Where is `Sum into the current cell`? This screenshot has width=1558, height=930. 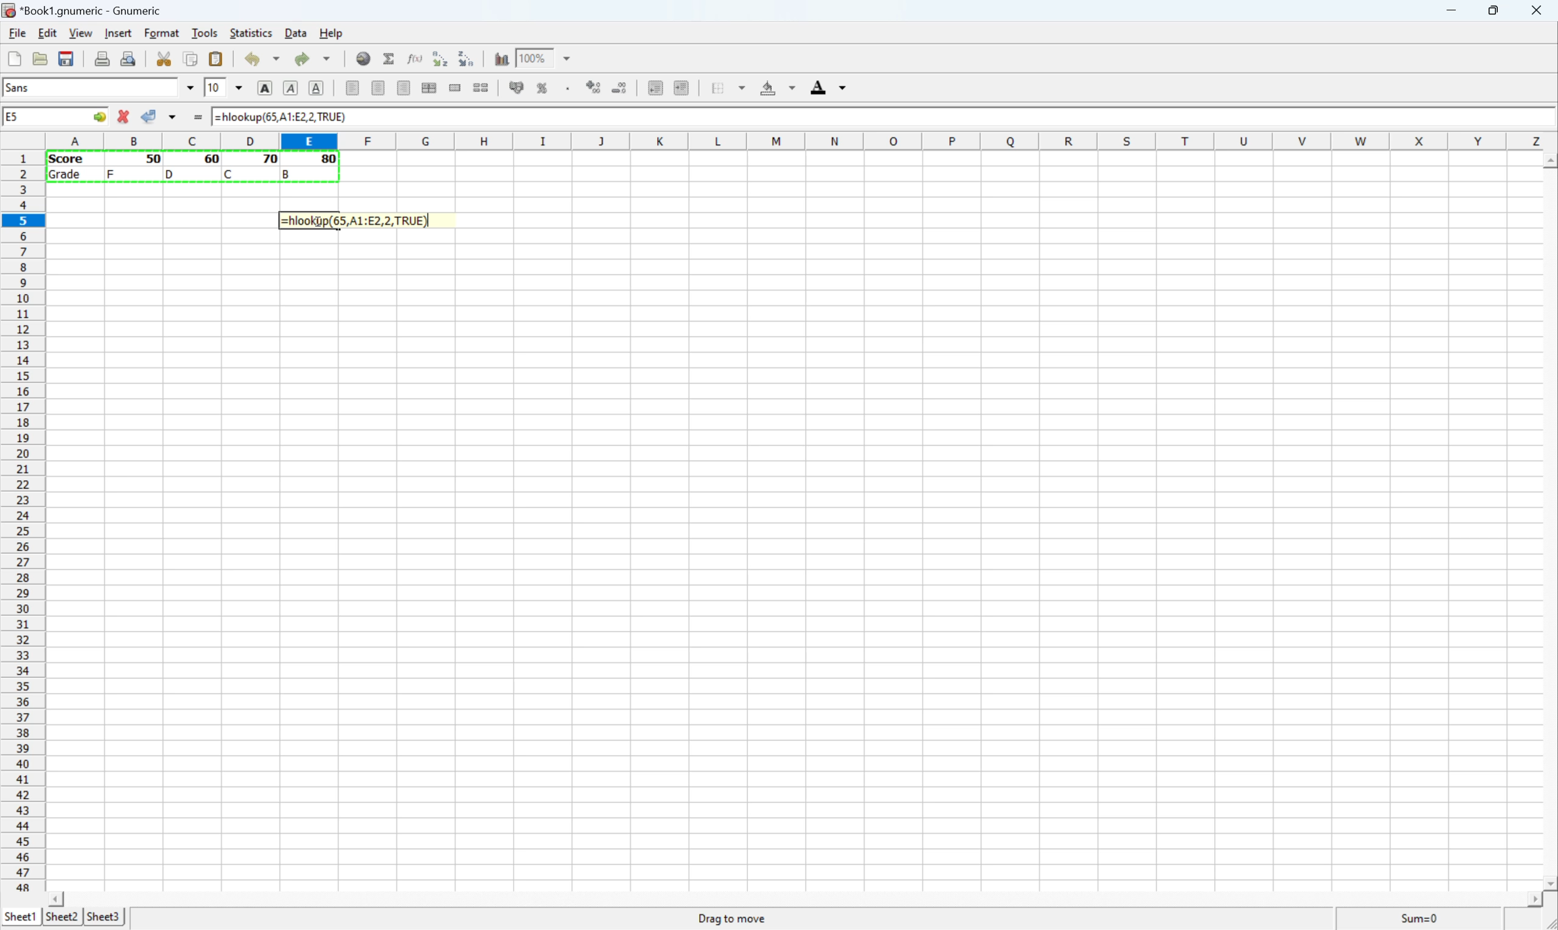 Sum into the current cell is located at coordinates (390, 60).